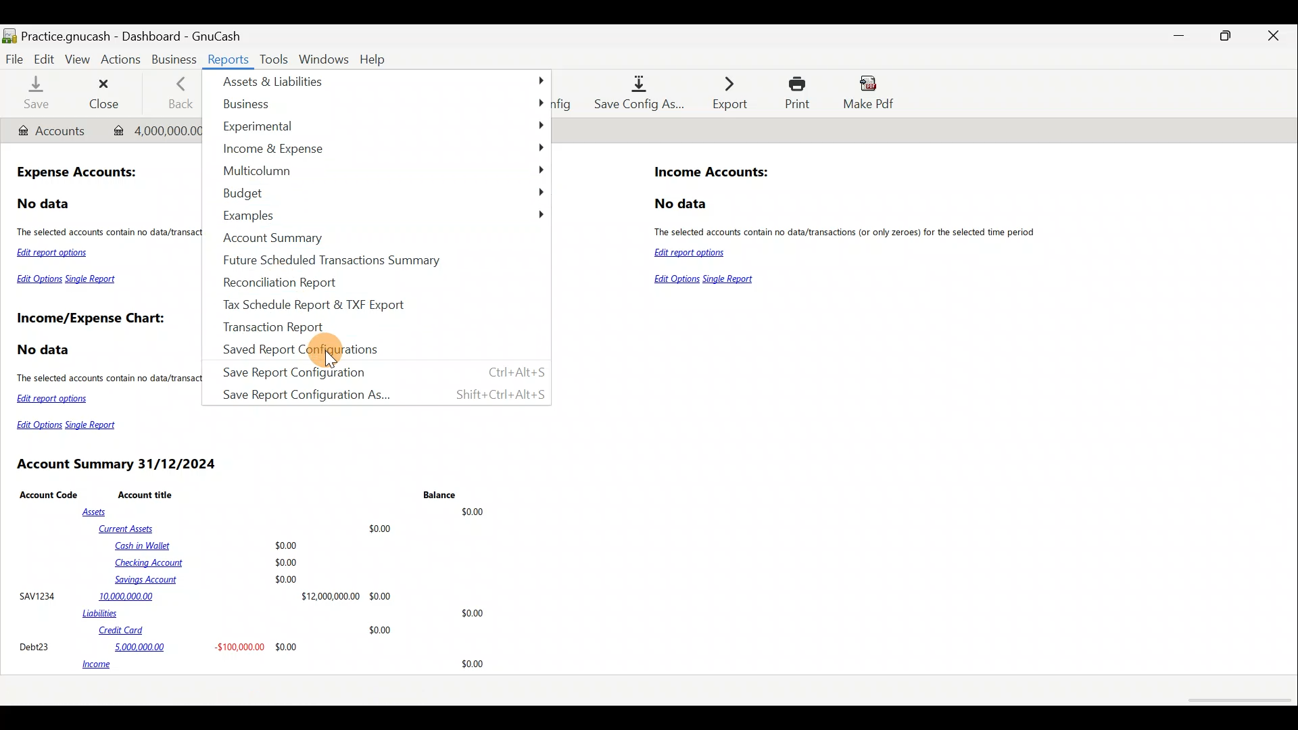  Describe the element at coordinates (72, 425) in the screenshot. I see `Edit Options Single Report` at that location.